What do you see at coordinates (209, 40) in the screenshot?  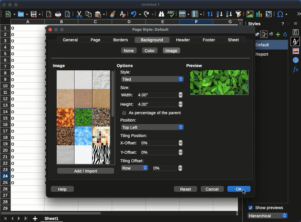 I see `footer` at bounding box center [209, 40].